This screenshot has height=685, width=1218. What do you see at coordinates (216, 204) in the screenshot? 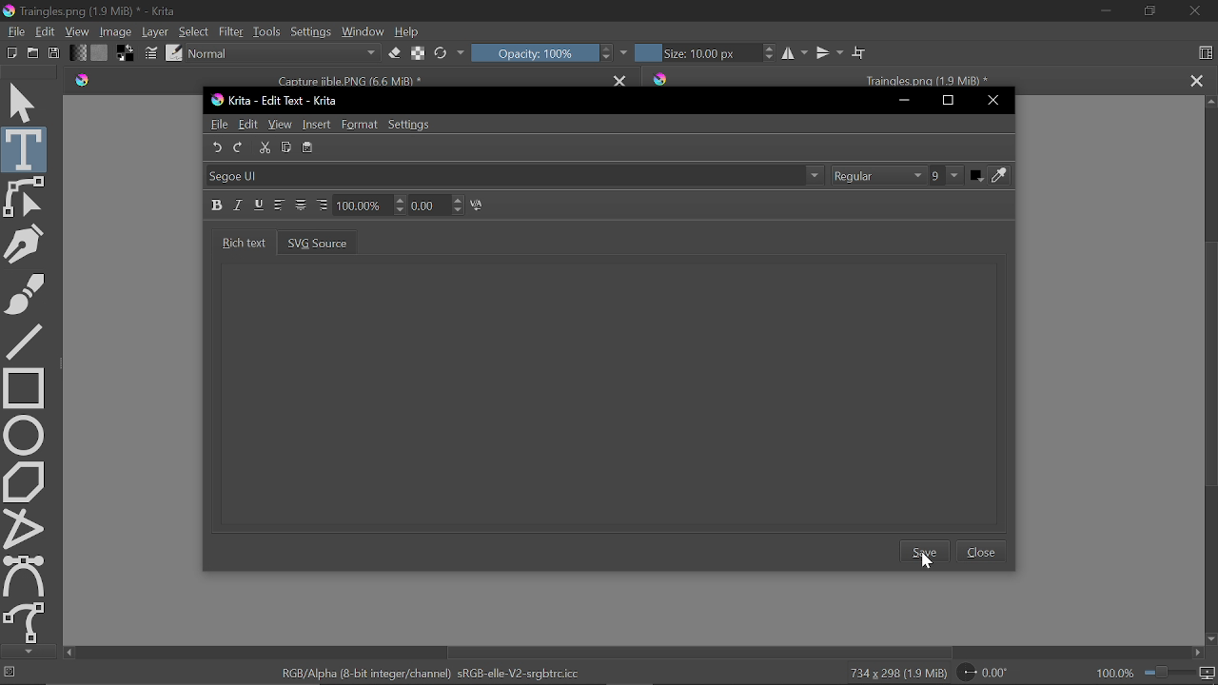
I see `Bold` at bounding box center [216, 204].